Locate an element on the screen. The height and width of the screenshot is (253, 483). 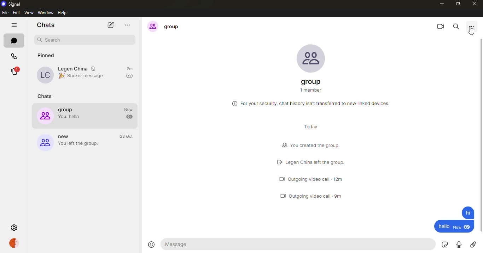
view is located at coordinates (29, 12).